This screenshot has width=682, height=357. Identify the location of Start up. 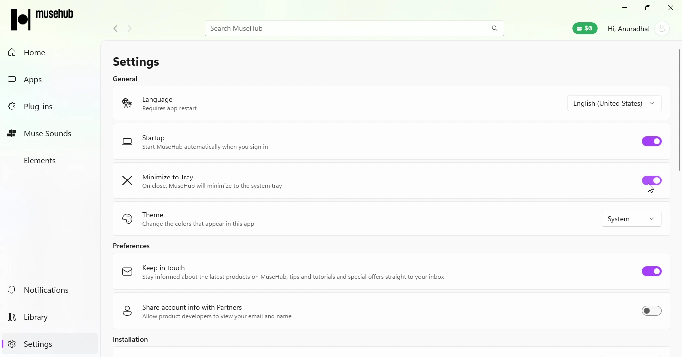
(214, 141).